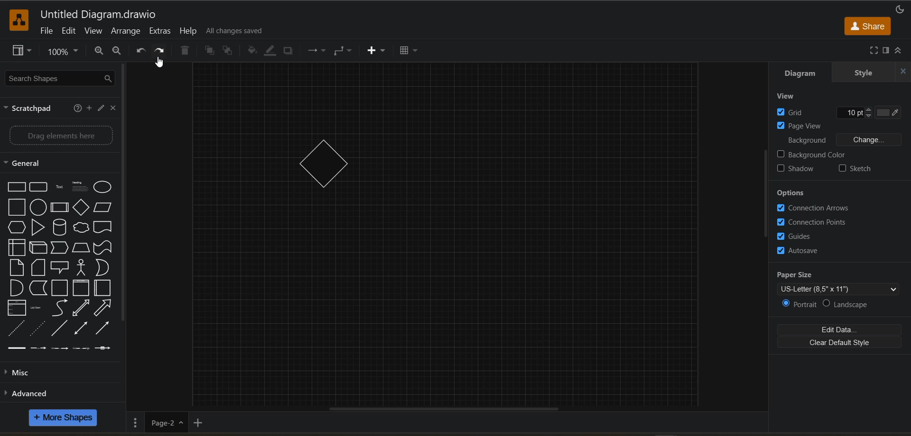 Image resolution: width=911 pixels, height=436 pixels. What do you see at coordinates (159, 61) in the screenshot?
I see `cursor` at bounding box center [159, 61].